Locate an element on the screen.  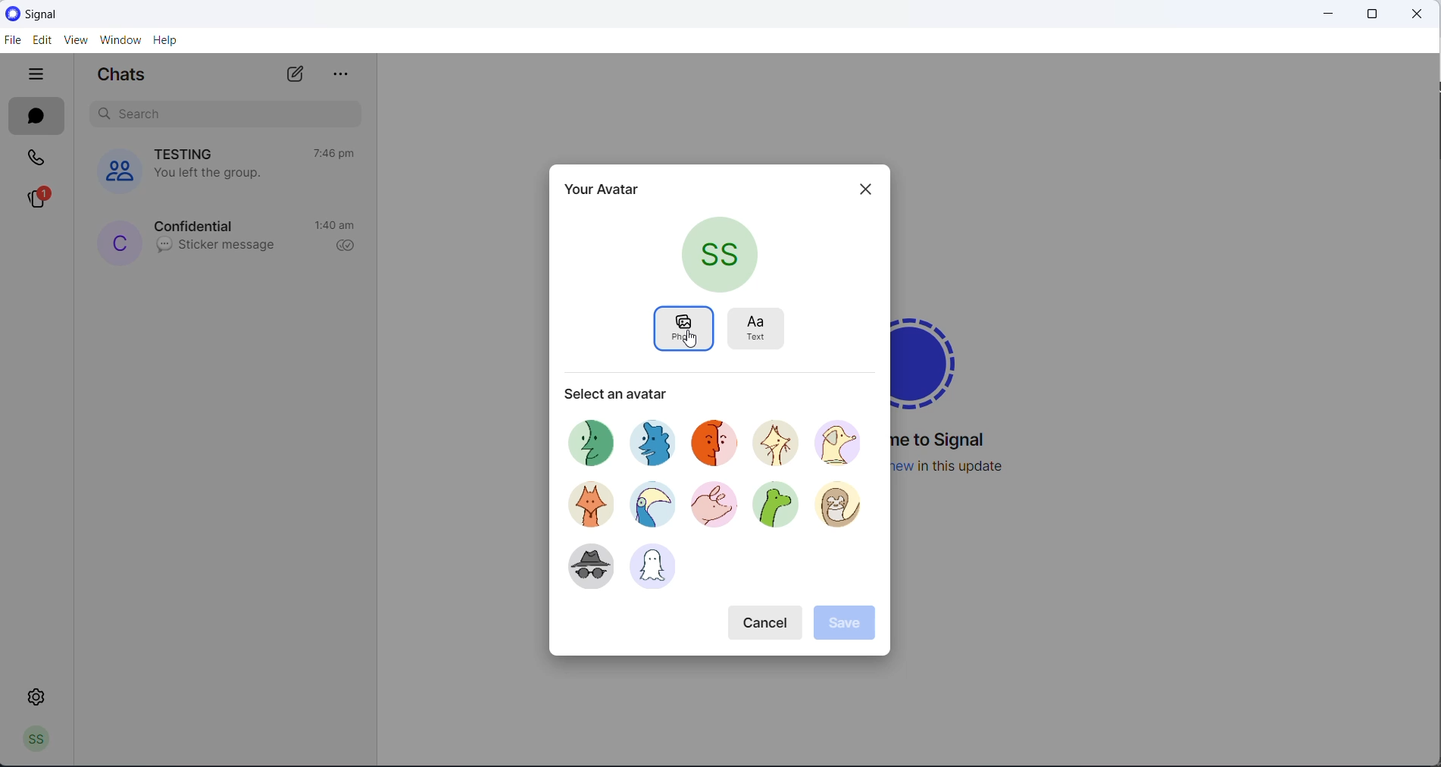
HELP is located at coordinates (166, 39).